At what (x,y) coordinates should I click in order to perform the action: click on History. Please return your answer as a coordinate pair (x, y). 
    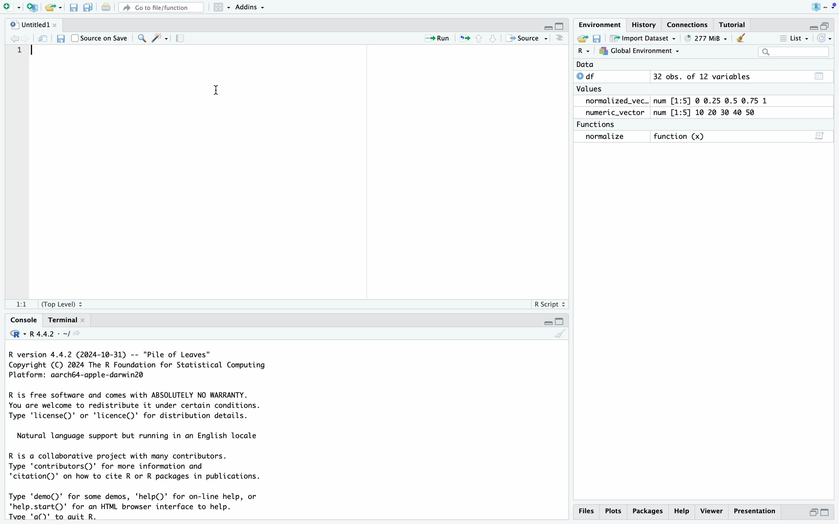
    Looking at the image, I should click on (645, 24).